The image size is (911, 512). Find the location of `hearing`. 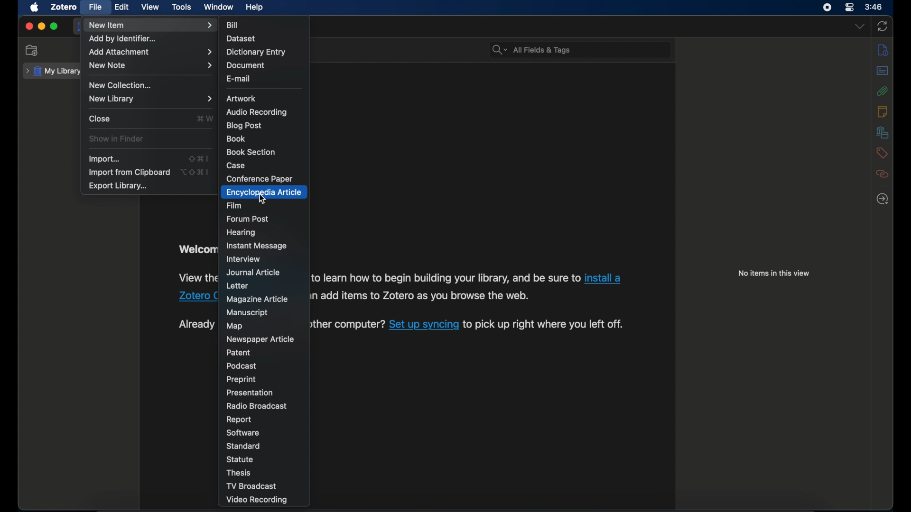

hearing is located at coordinates (242, 233).